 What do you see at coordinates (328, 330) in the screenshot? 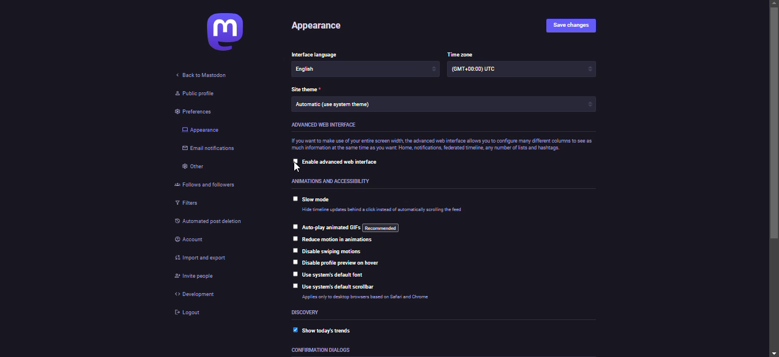
I see `show today's trends` at bounding box center [328, 330].